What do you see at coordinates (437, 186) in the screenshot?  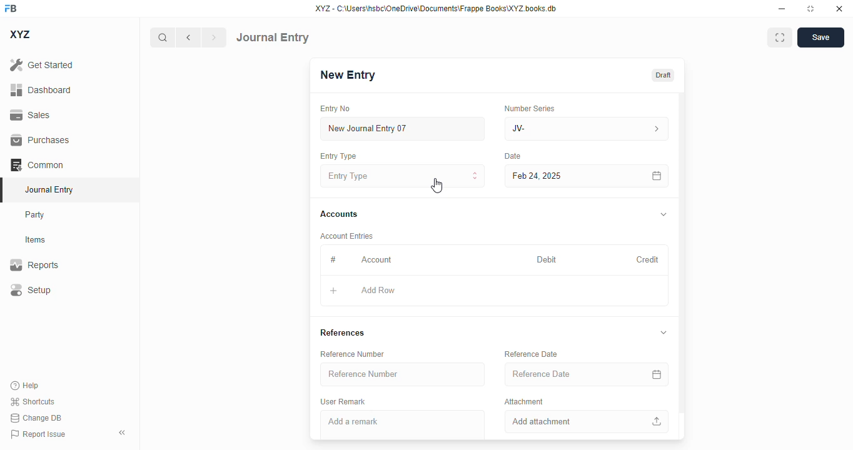 I see `cursor` at bounding box center [437, 186].